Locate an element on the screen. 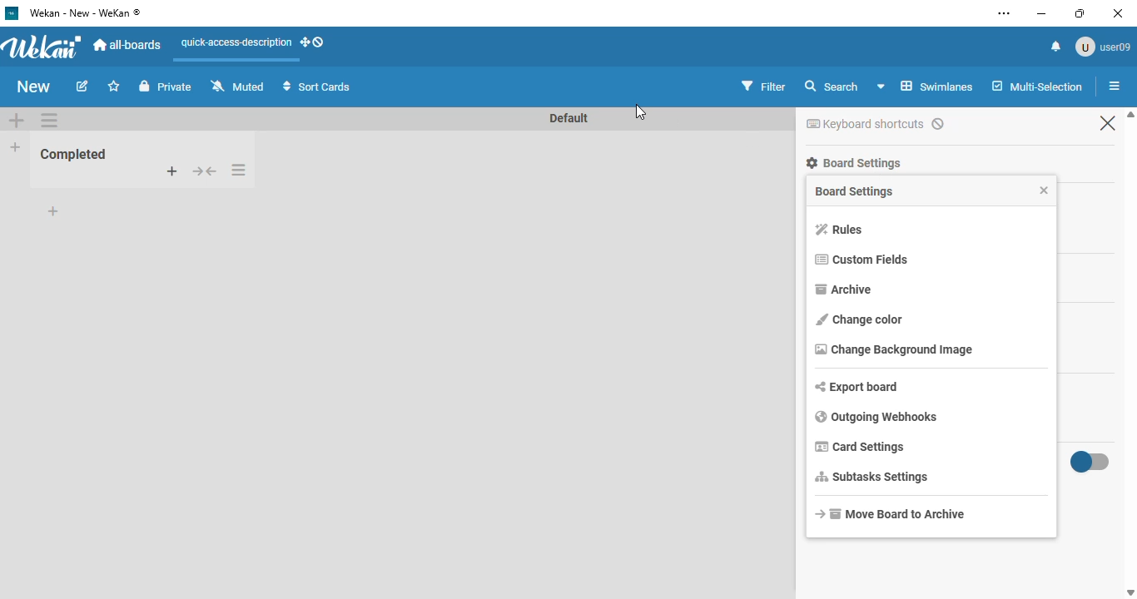 The image size is (1137, 599). settings and more is located at coordinates (1005, 13).